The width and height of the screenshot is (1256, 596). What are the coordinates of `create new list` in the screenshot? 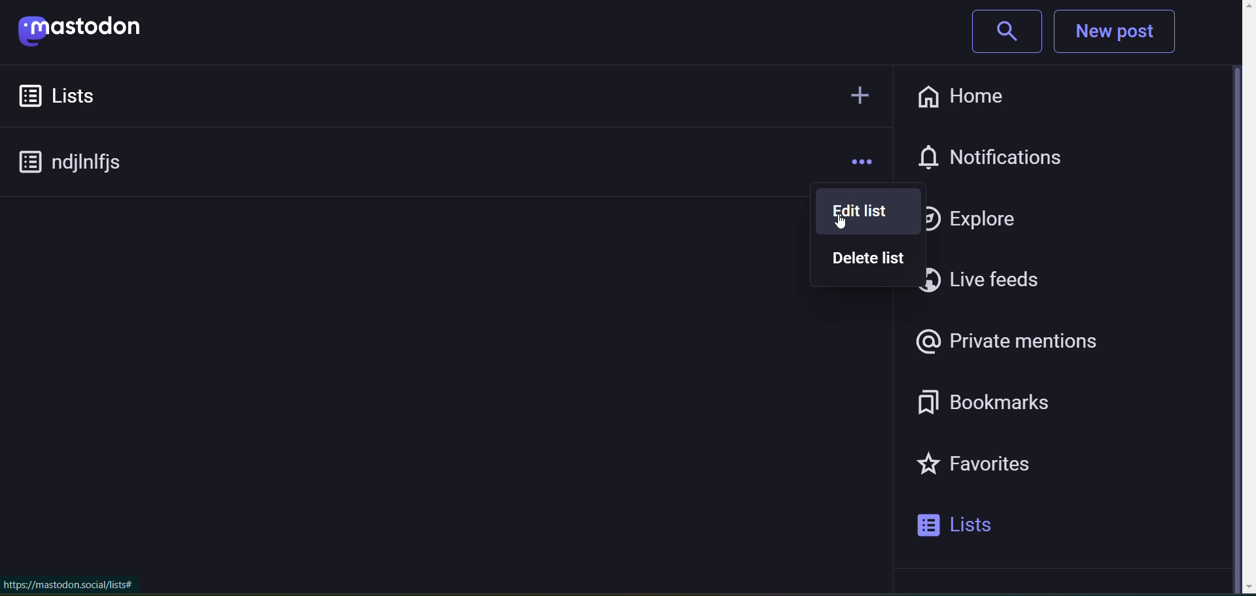 It's located at (856, 93).